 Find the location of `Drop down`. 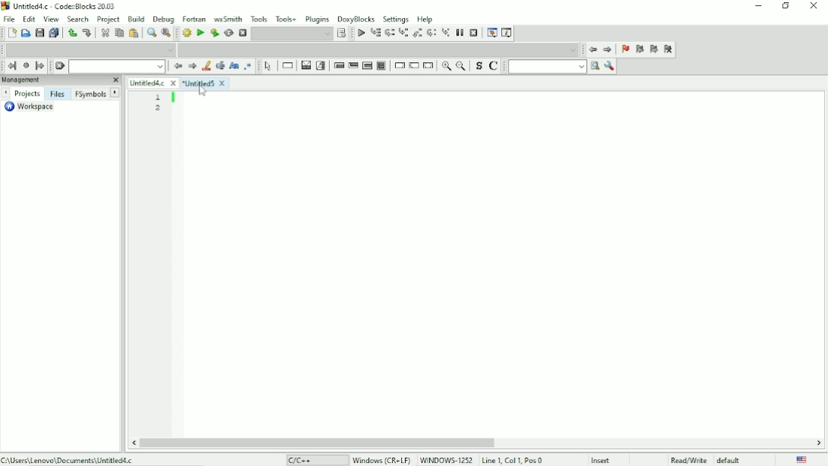

Drop down is located at coordinates (381, 50).